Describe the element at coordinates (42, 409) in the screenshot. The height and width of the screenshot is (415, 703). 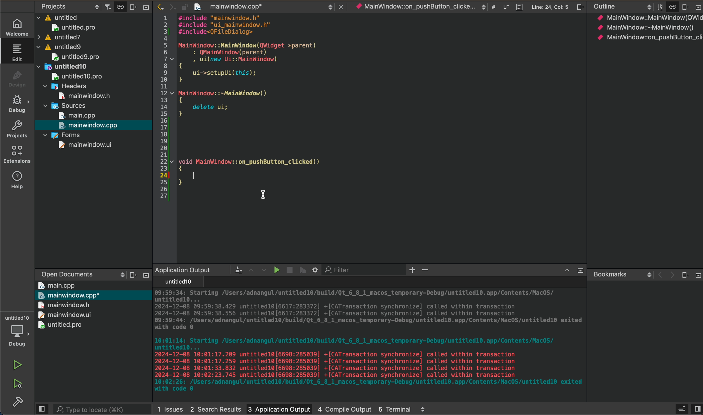
I see `split` at that location.